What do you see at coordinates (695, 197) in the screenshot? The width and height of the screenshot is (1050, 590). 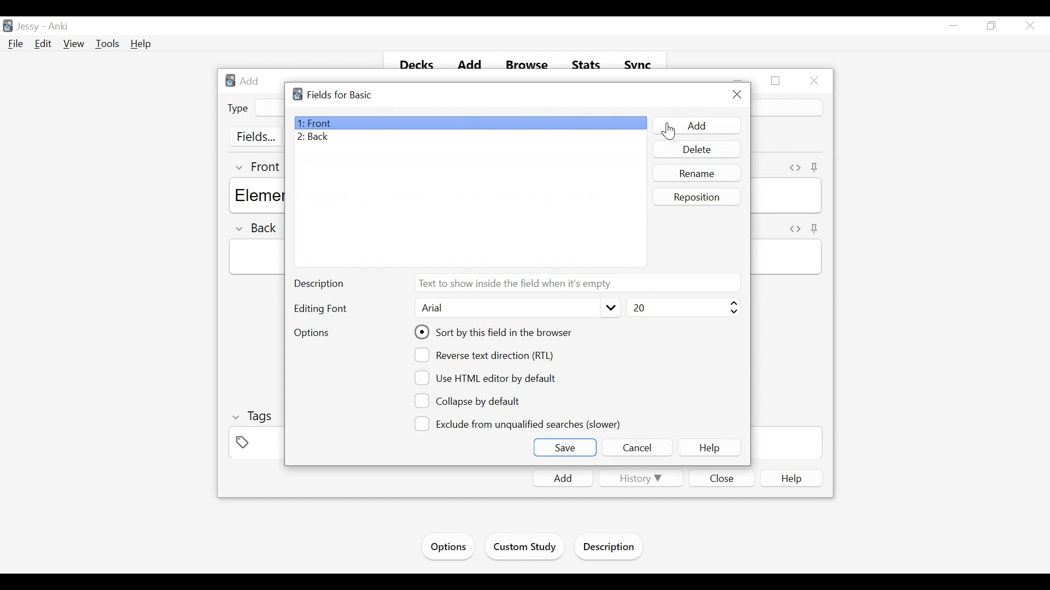 I see `Reposition` at bounding box center [695, 197].